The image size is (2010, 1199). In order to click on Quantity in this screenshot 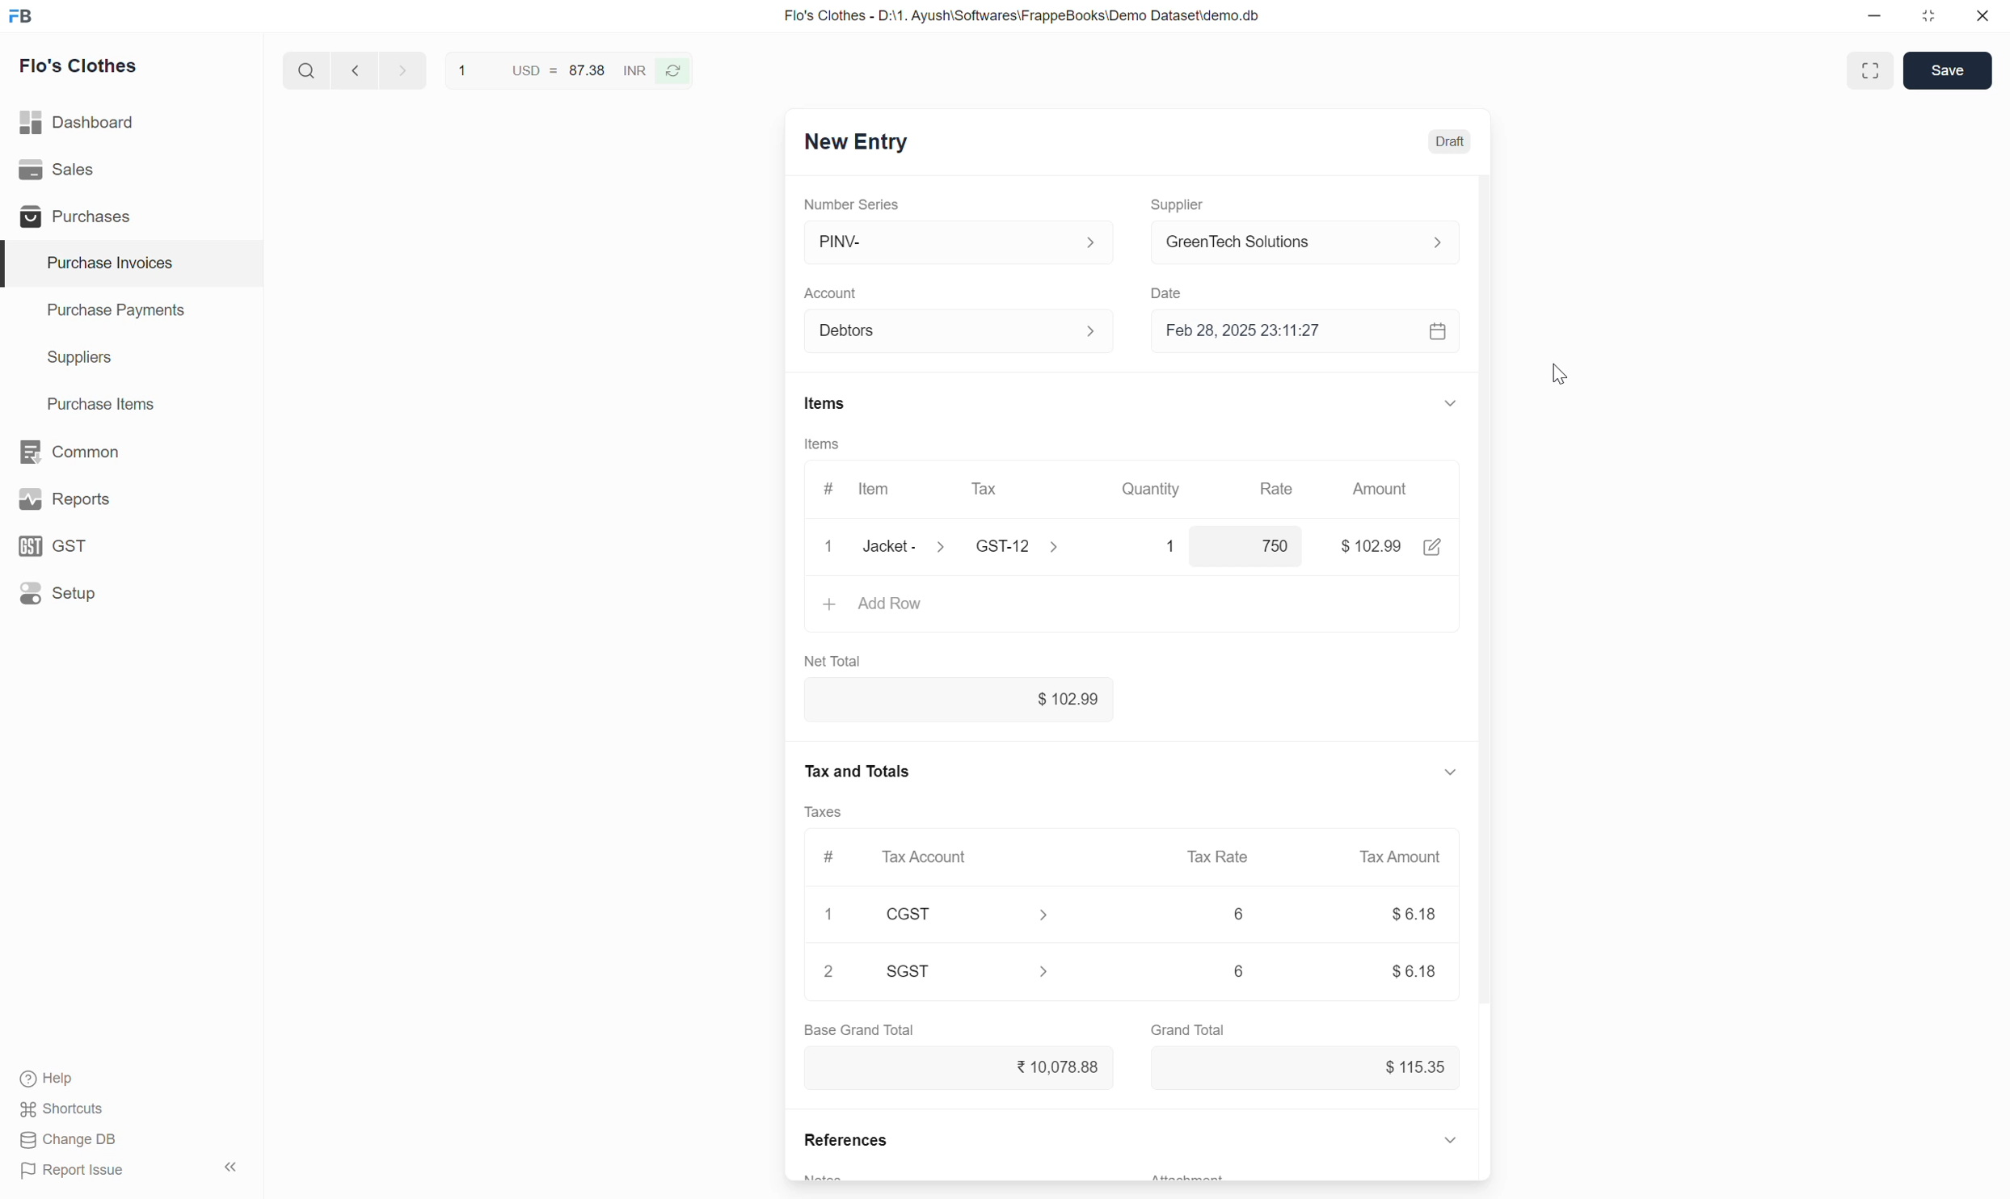, I will do `click(1152, 489)`.